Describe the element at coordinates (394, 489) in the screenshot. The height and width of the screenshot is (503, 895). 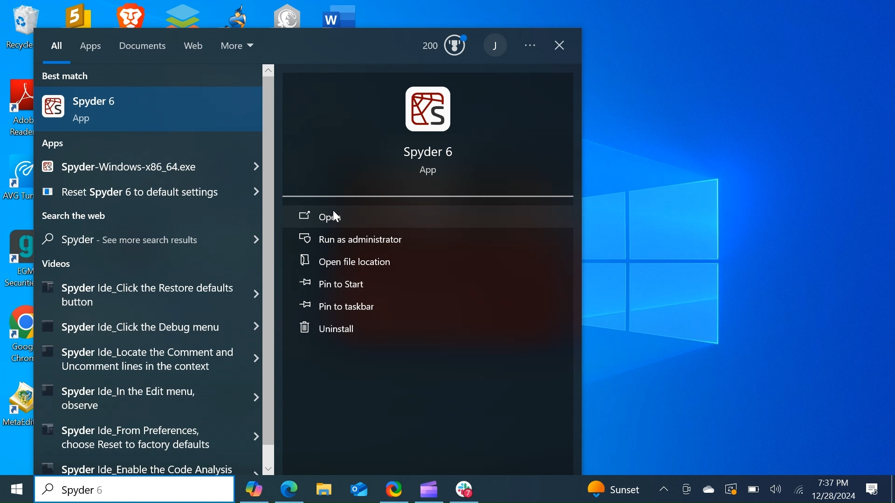
I see `ShareX` at that location.